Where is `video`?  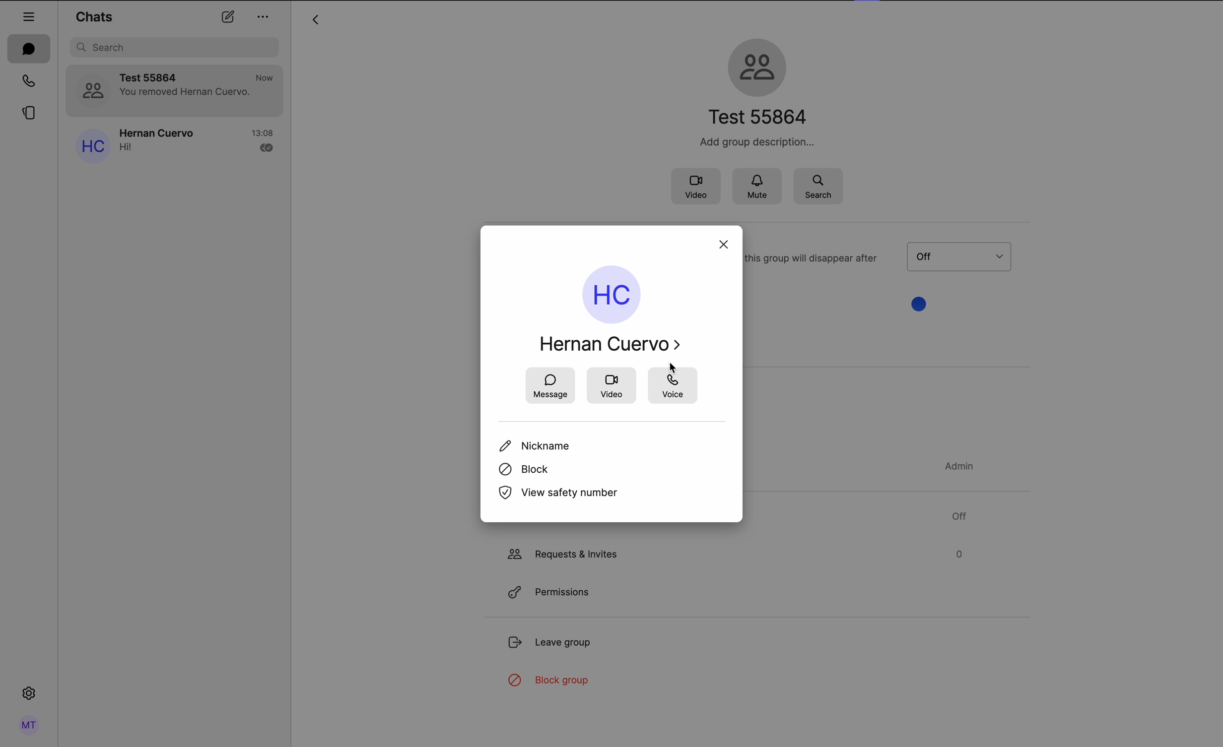
video is located at coordinates (696, 185).